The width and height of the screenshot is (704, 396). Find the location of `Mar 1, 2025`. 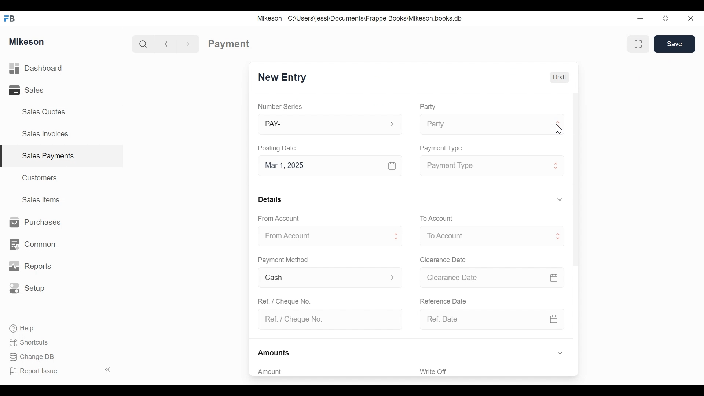

Mar 1, 2025 is located at coordinates (334, 167).